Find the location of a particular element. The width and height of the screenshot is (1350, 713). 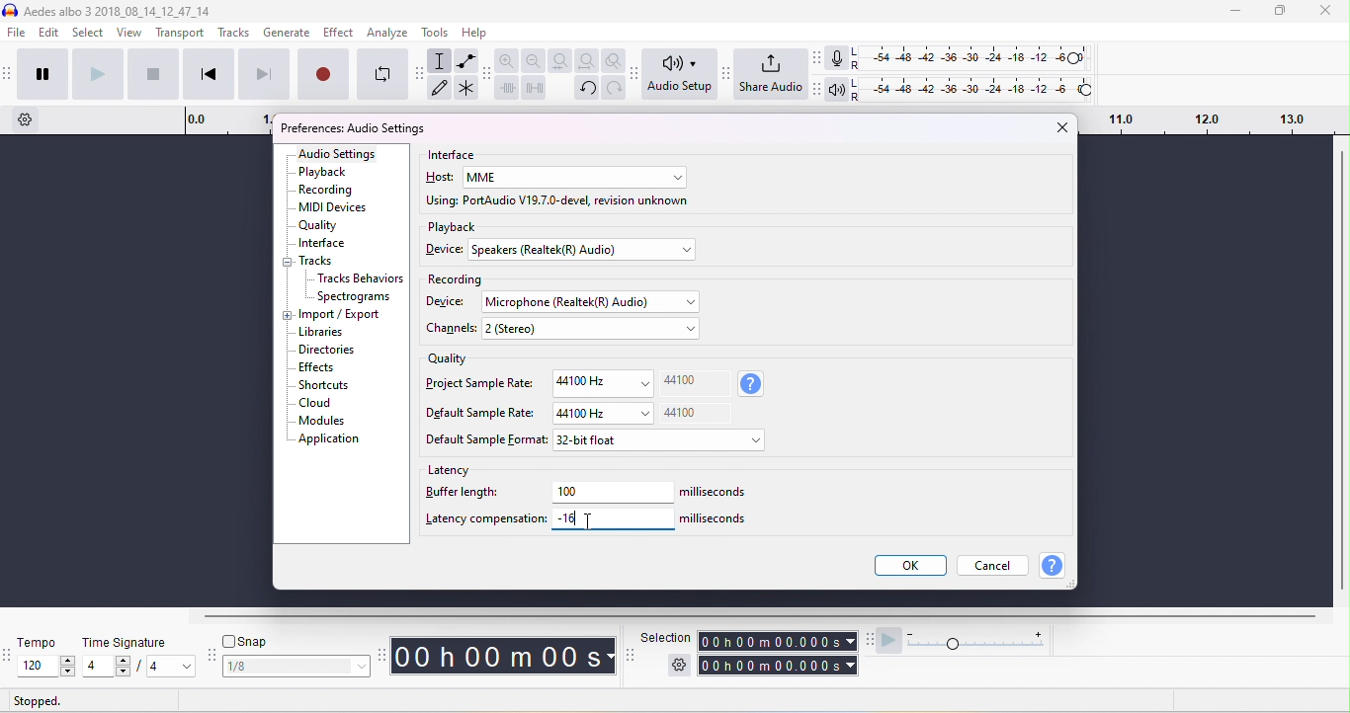

shortcuts is located at coordinates (323, 385).